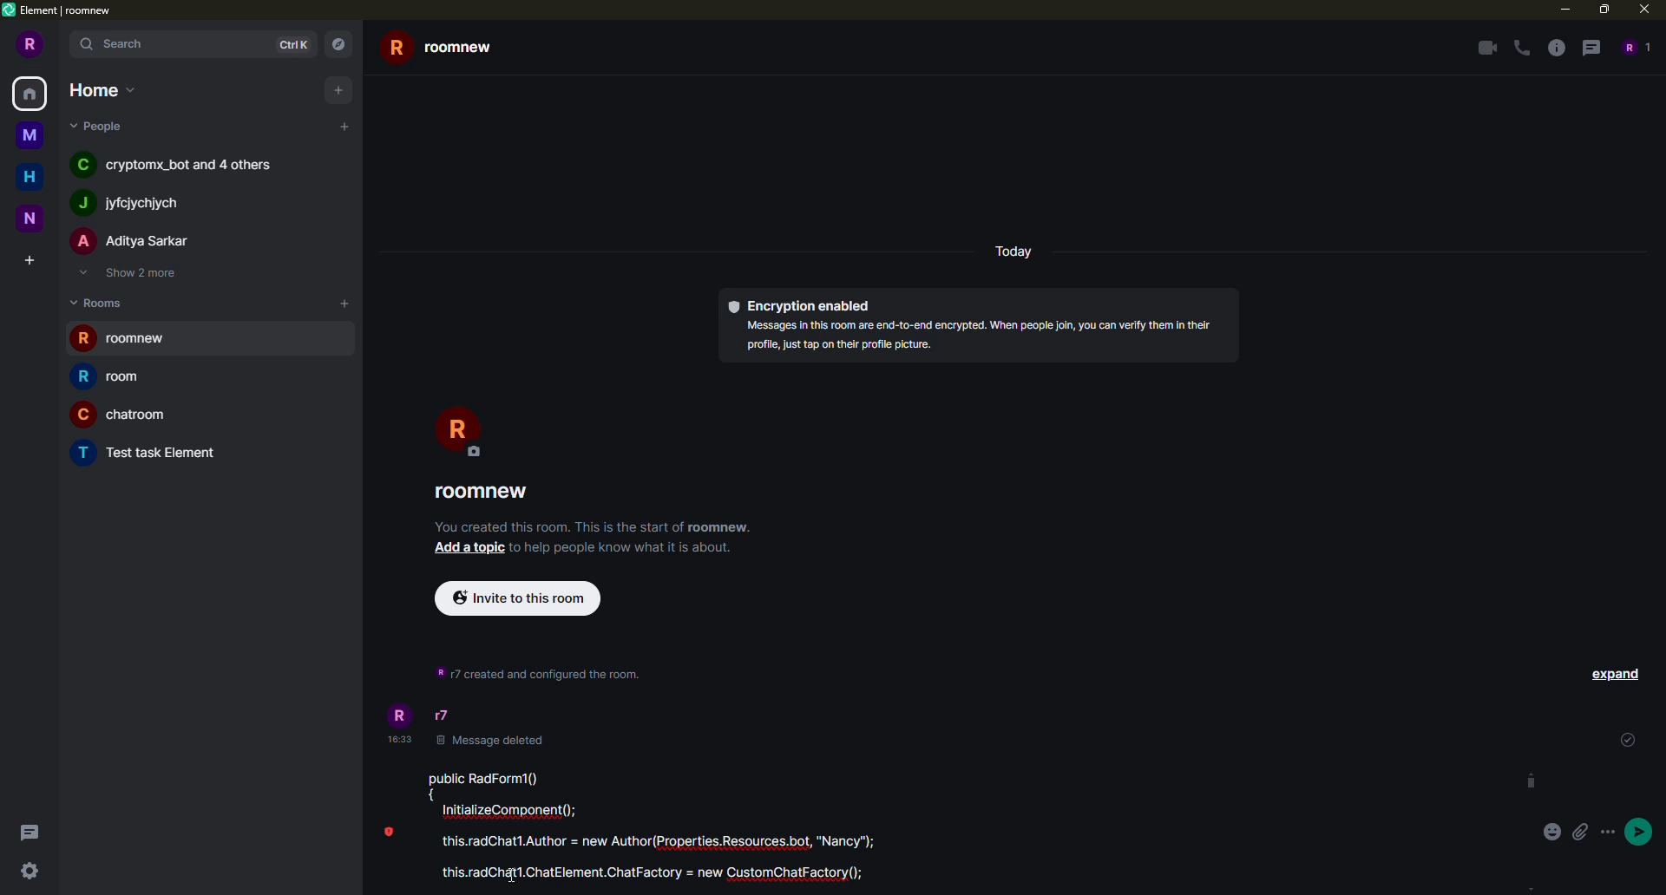  I want to click on profile, so click(470, 435).